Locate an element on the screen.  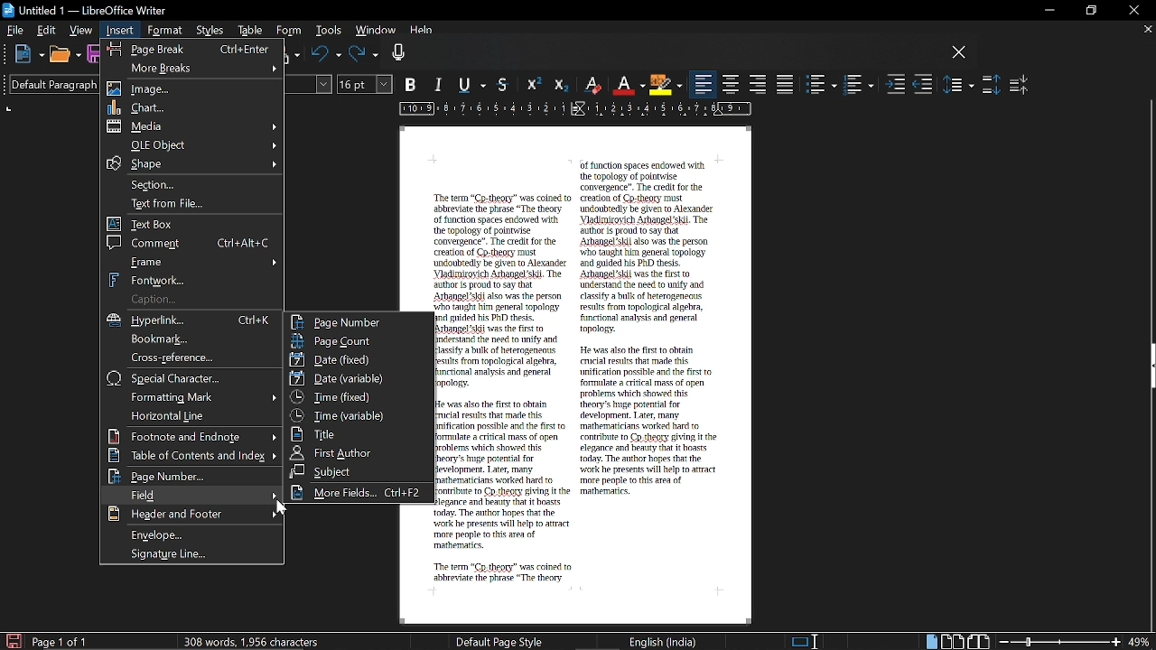
Open is located at coordinates (64, 56).